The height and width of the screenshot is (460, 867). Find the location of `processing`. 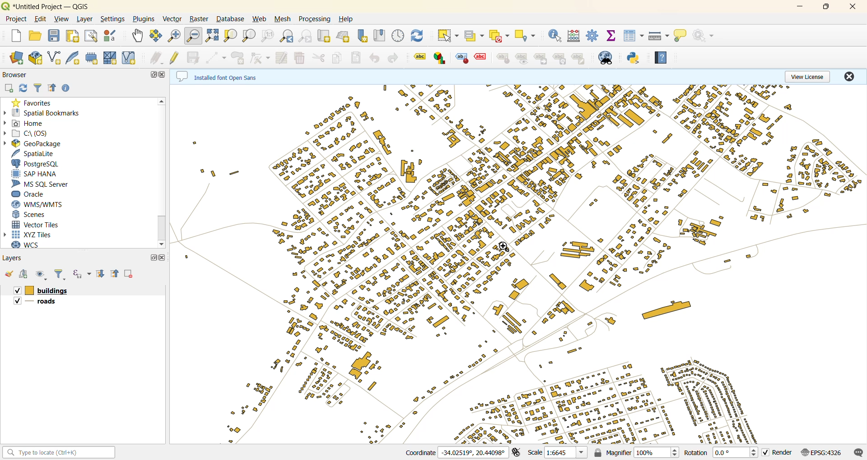

processing is located at coordinates (316, 19).